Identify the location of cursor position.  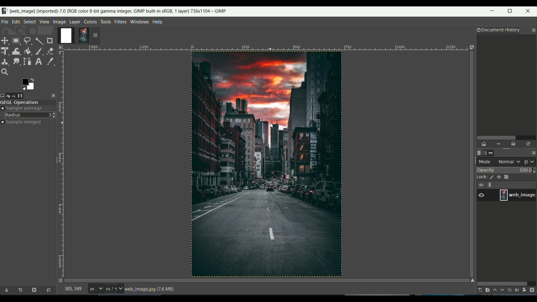
(73, 290).